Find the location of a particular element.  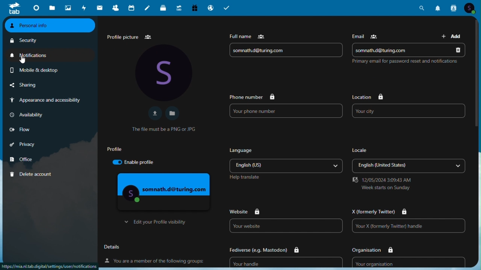

date and time is located at coordinates (389, 184).